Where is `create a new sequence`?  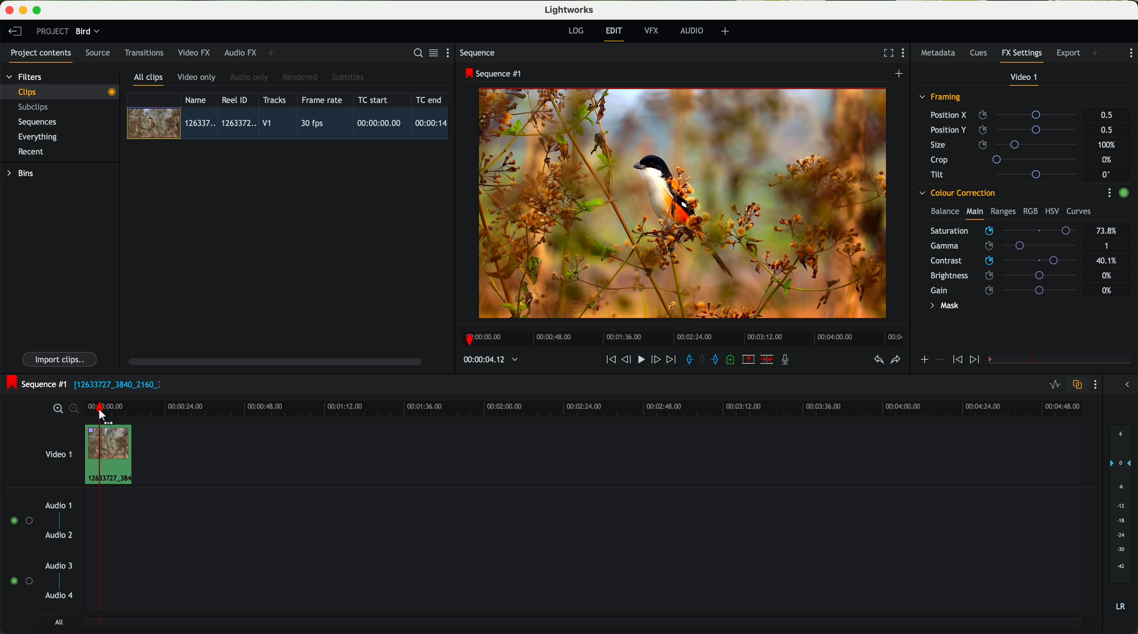 create a new sequence is located at coordinates (900, 74).